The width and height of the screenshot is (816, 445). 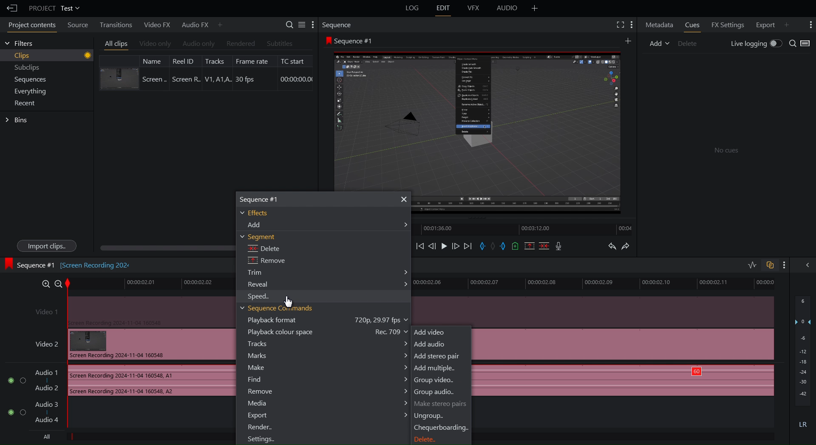 What do you see at coordinates (438, 355) in the screenshot?
I see `Add stereo pair` at bounding box center [438, 355].